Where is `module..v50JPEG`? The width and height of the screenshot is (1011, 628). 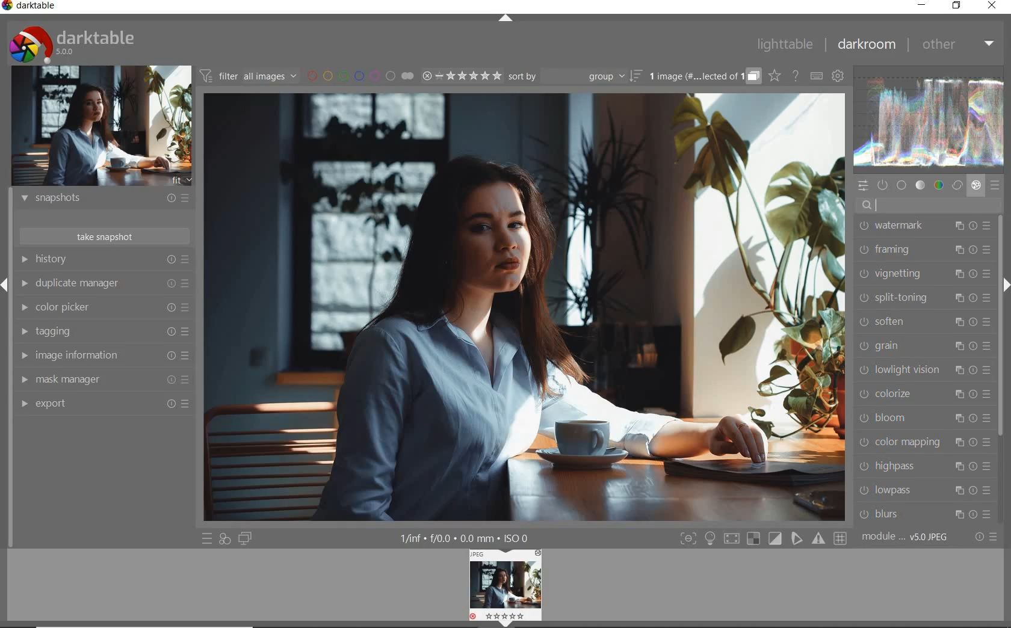 module..v50JPEG is located at coordinates (906, 537).